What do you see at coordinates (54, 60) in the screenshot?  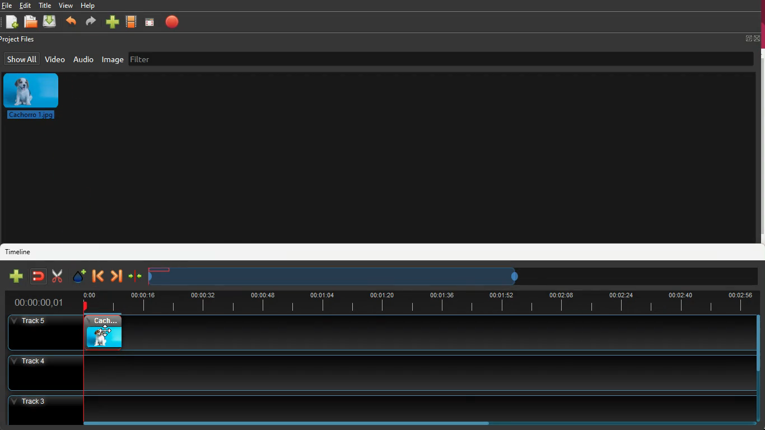 I see `video` at bounding box center [54, 60].